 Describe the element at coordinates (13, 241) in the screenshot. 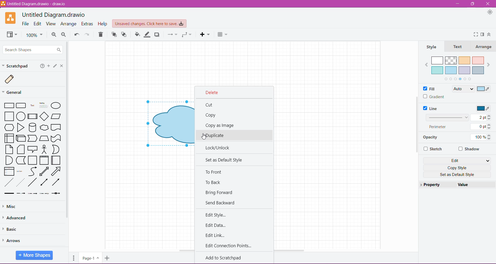

I see `Arrows` at that location.